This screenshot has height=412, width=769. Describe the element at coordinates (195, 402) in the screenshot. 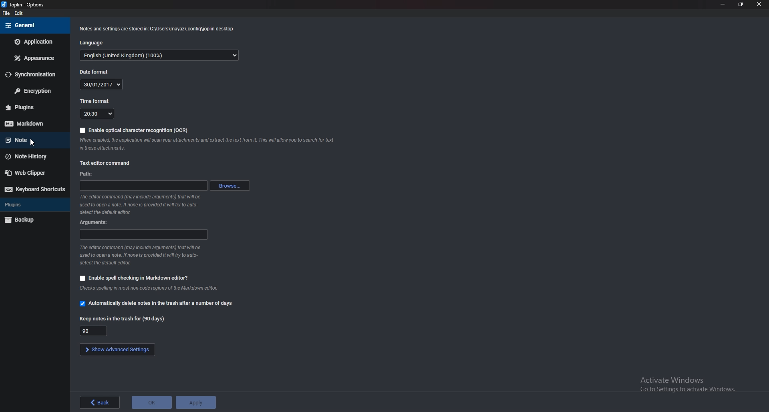

I see `applu` at that location.